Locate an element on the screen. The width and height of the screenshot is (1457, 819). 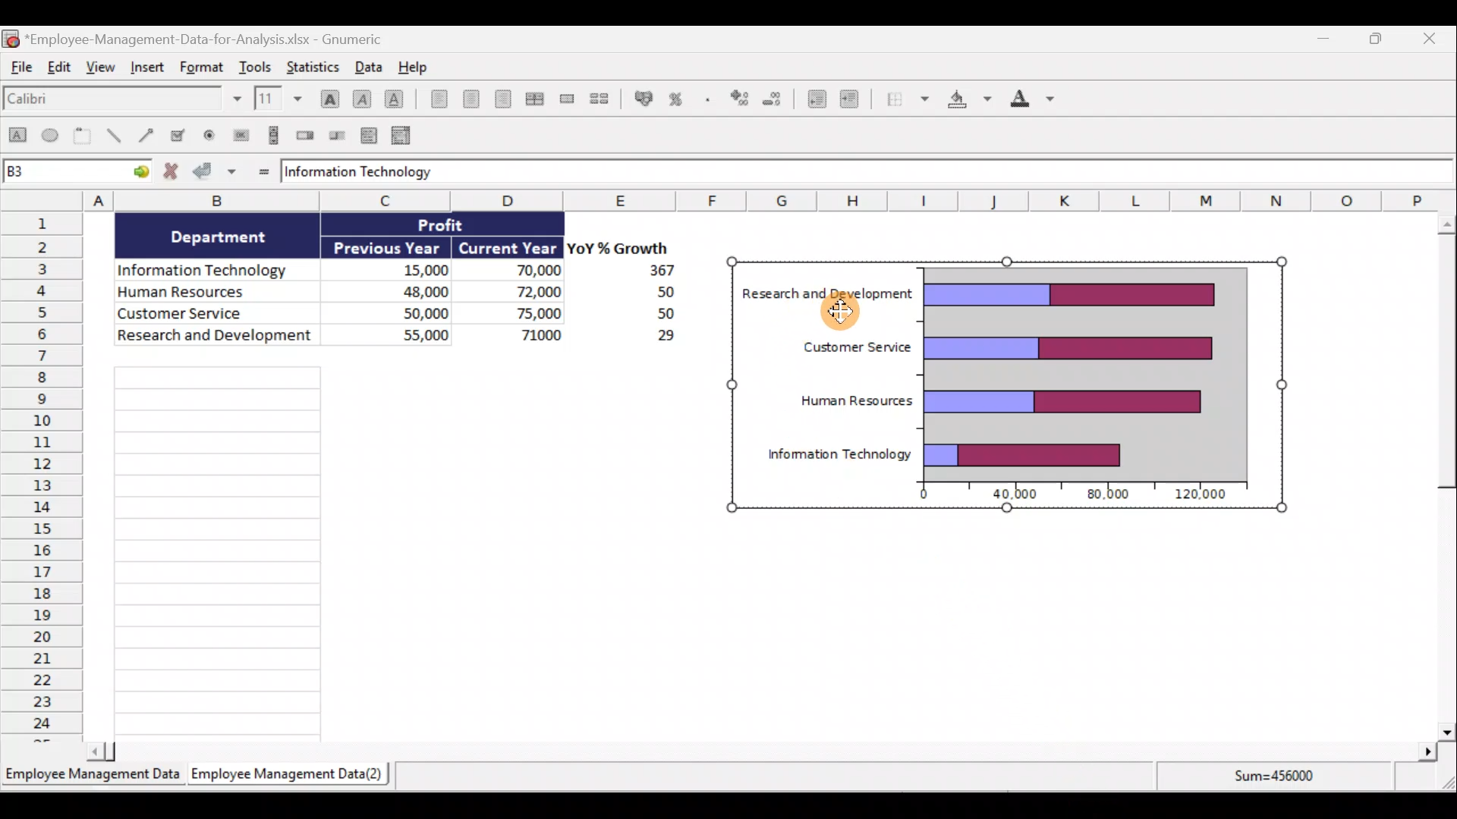
Format the selection as percentage is located at coordinates (678, 101).